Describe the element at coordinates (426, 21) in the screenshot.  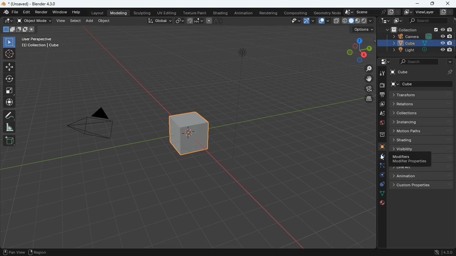
I see `search` at that location.